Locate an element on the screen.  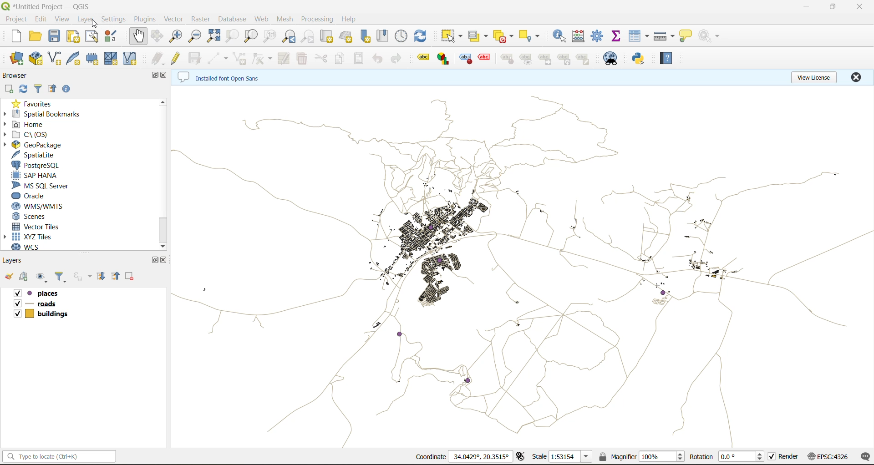
layers is located at coordinates (16, 262).